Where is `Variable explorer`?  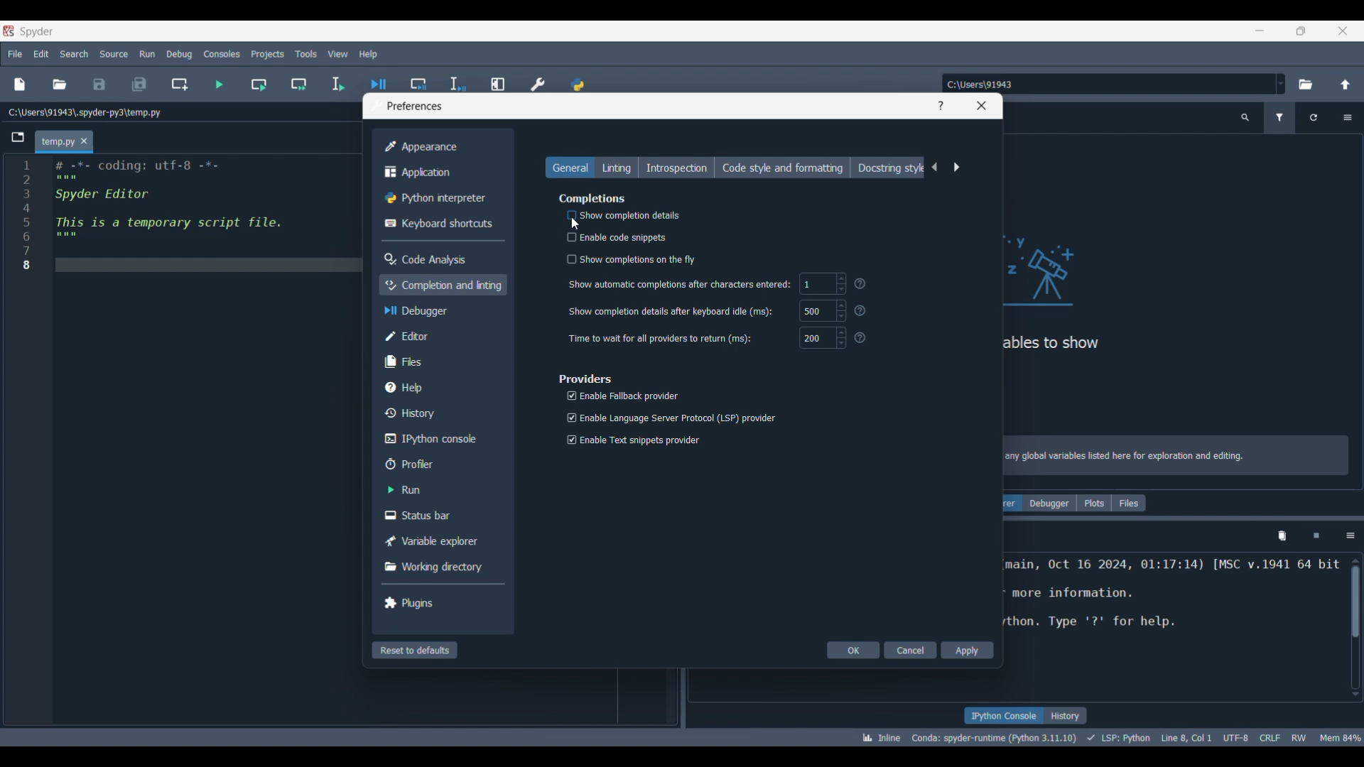 Variable explorer is located at coordinates (439, 541).